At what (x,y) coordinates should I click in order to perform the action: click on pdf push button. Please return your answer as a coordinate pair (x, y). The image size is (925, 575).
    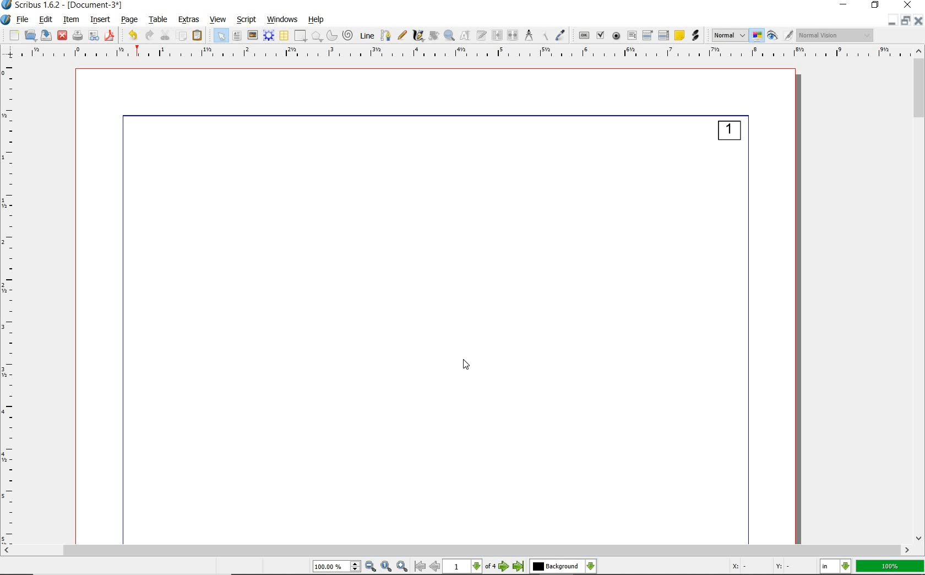
    Looking at the image, I should click on (583, 35).